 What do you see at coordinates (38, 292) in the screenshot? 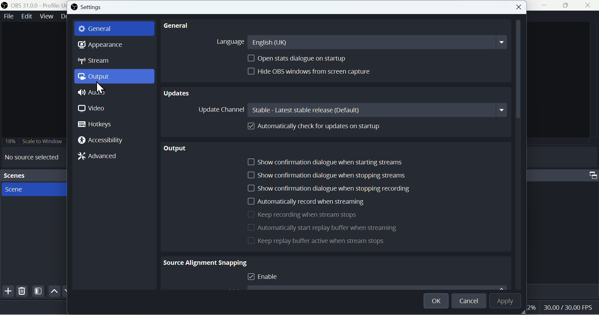
I see `Filter` at bounding box center [38, 292].